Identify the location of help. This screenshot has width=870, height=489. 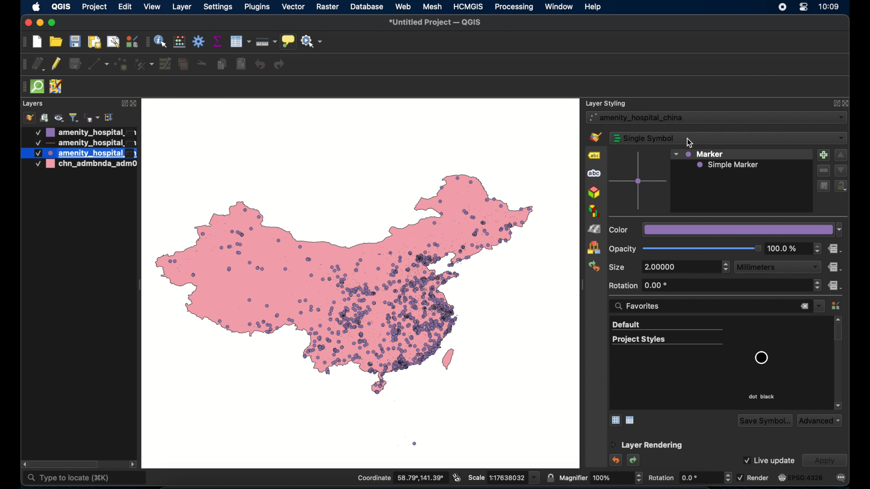
(594, 7).